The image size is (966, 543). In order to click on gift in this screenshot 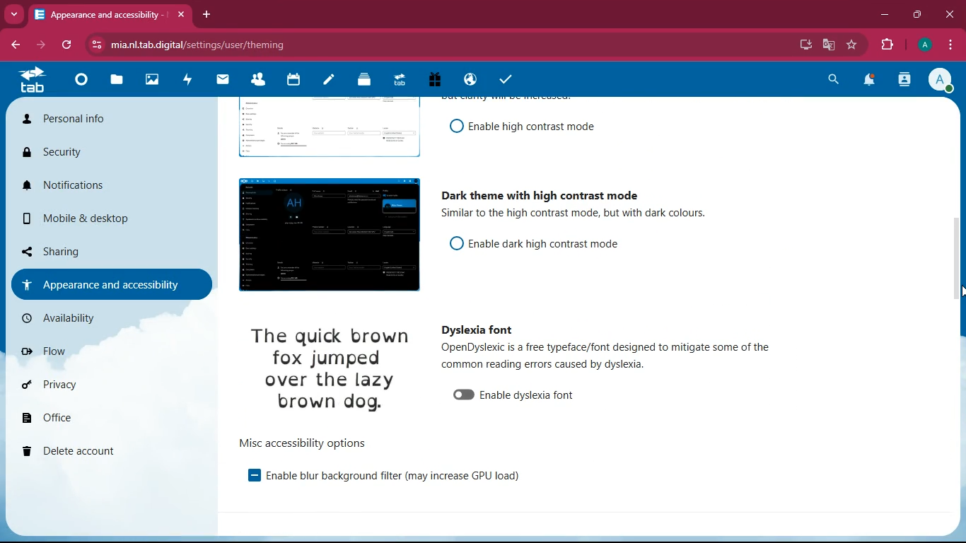, I will do `click(441, 80)`.